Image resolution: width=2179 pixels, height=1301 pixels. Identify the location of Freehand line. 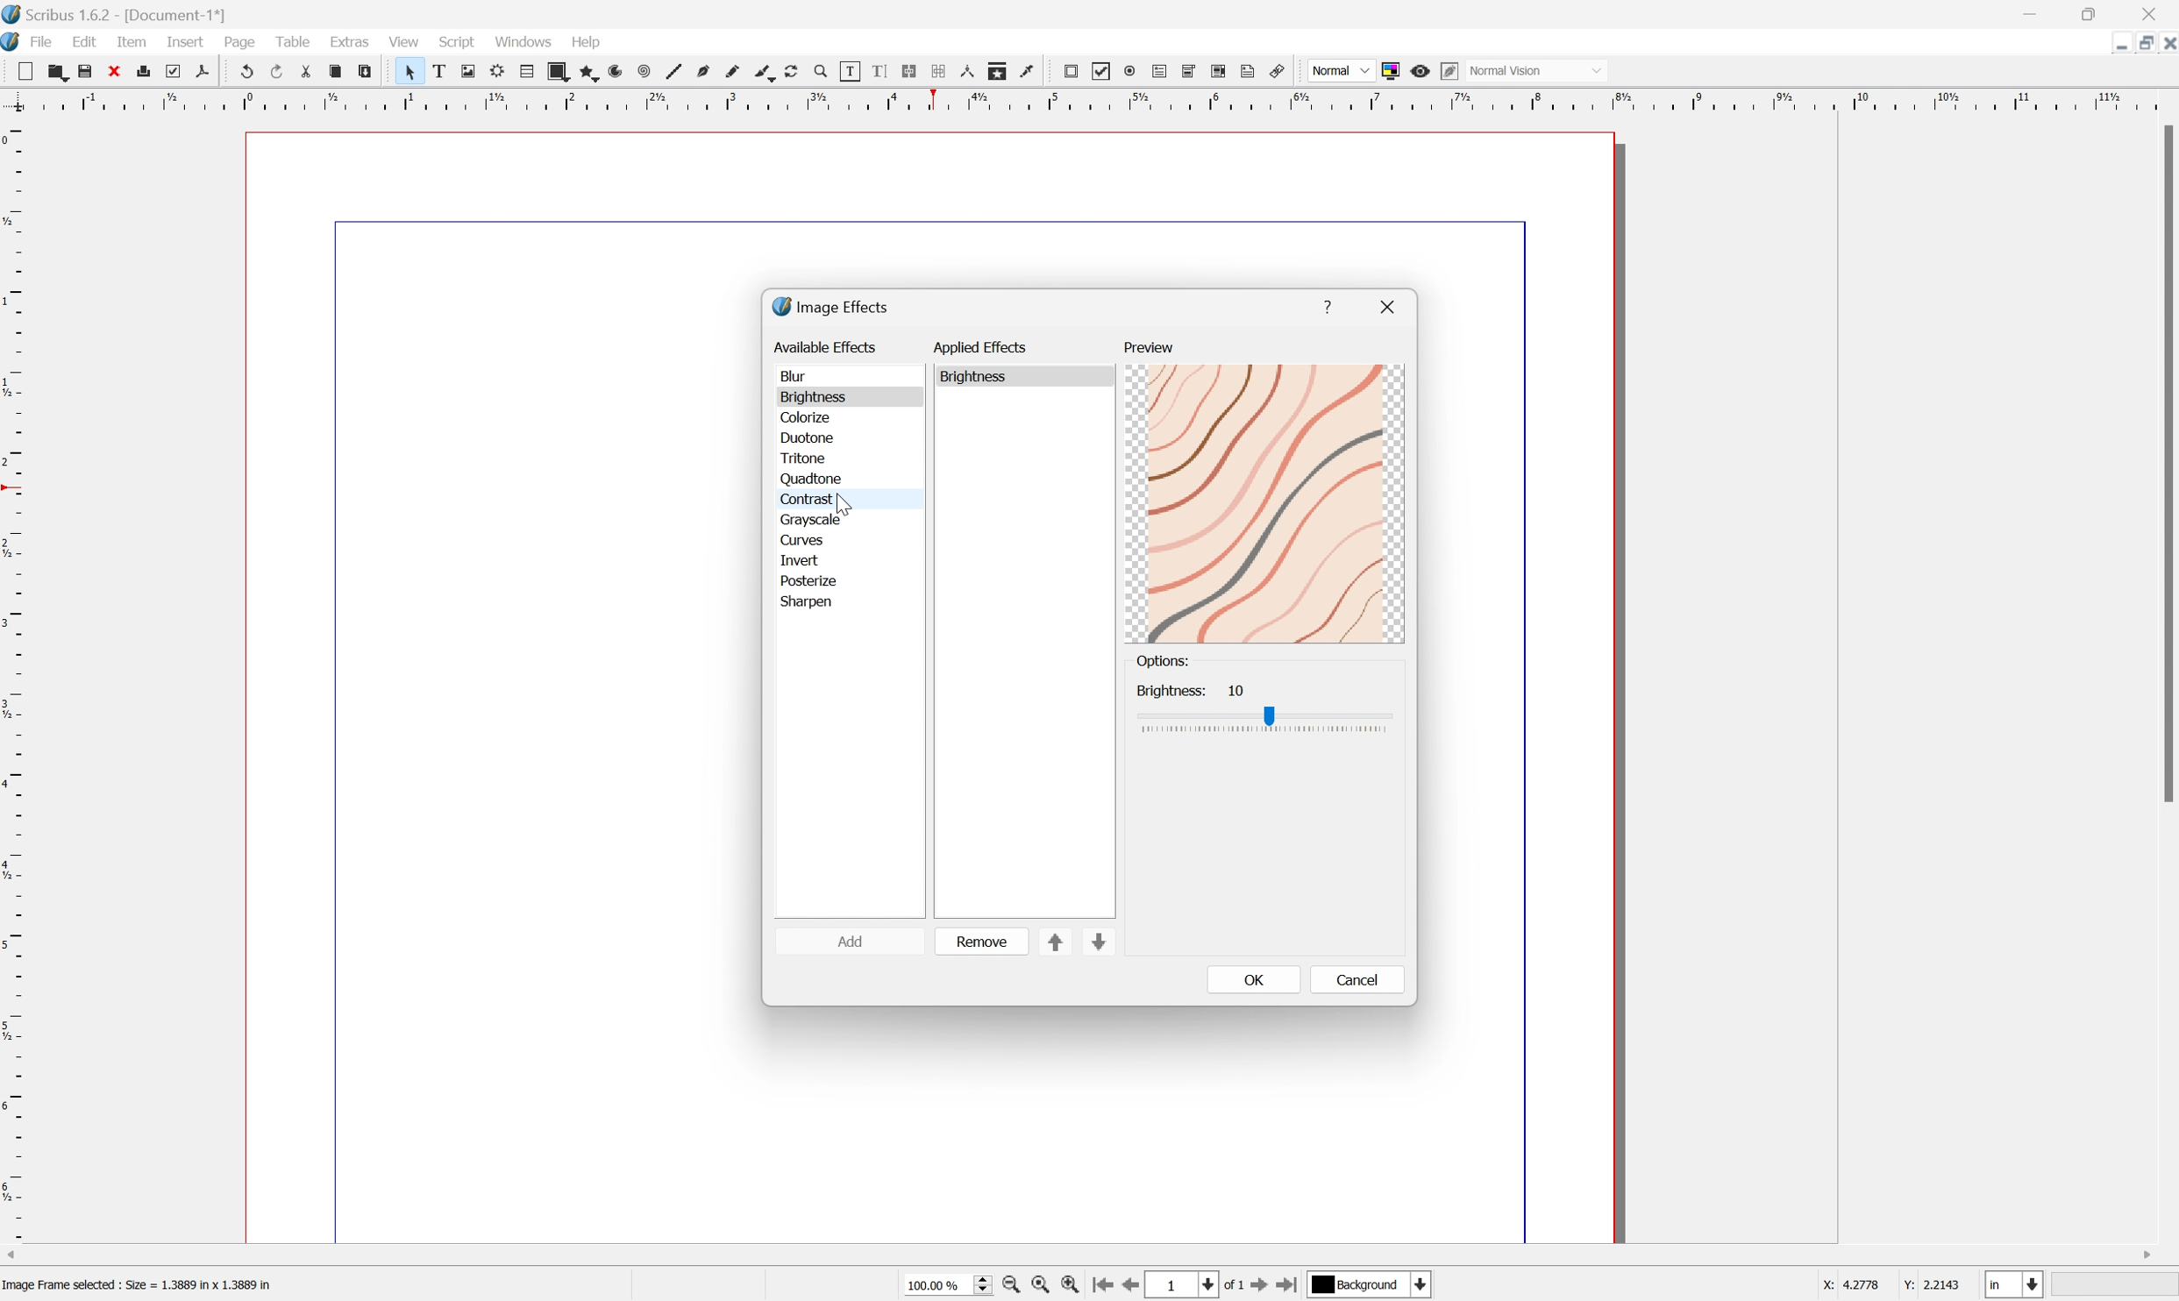
(737, 68).